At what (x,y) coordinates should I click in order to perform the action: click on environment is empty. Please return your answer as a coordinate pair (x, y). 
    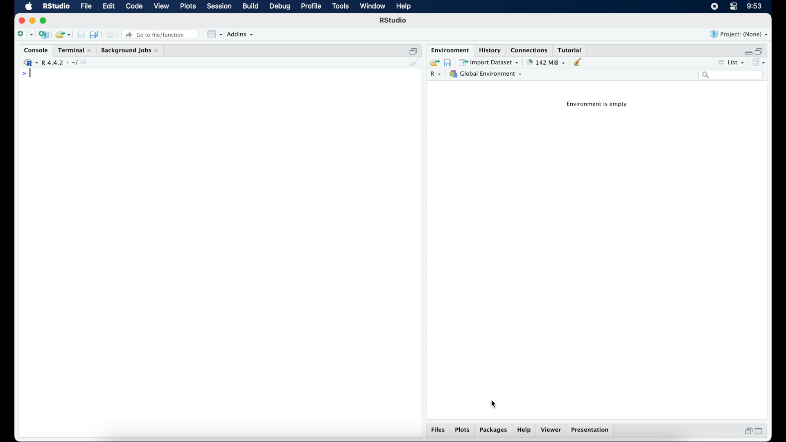
    Looking at the image, I should click on (599, 105).